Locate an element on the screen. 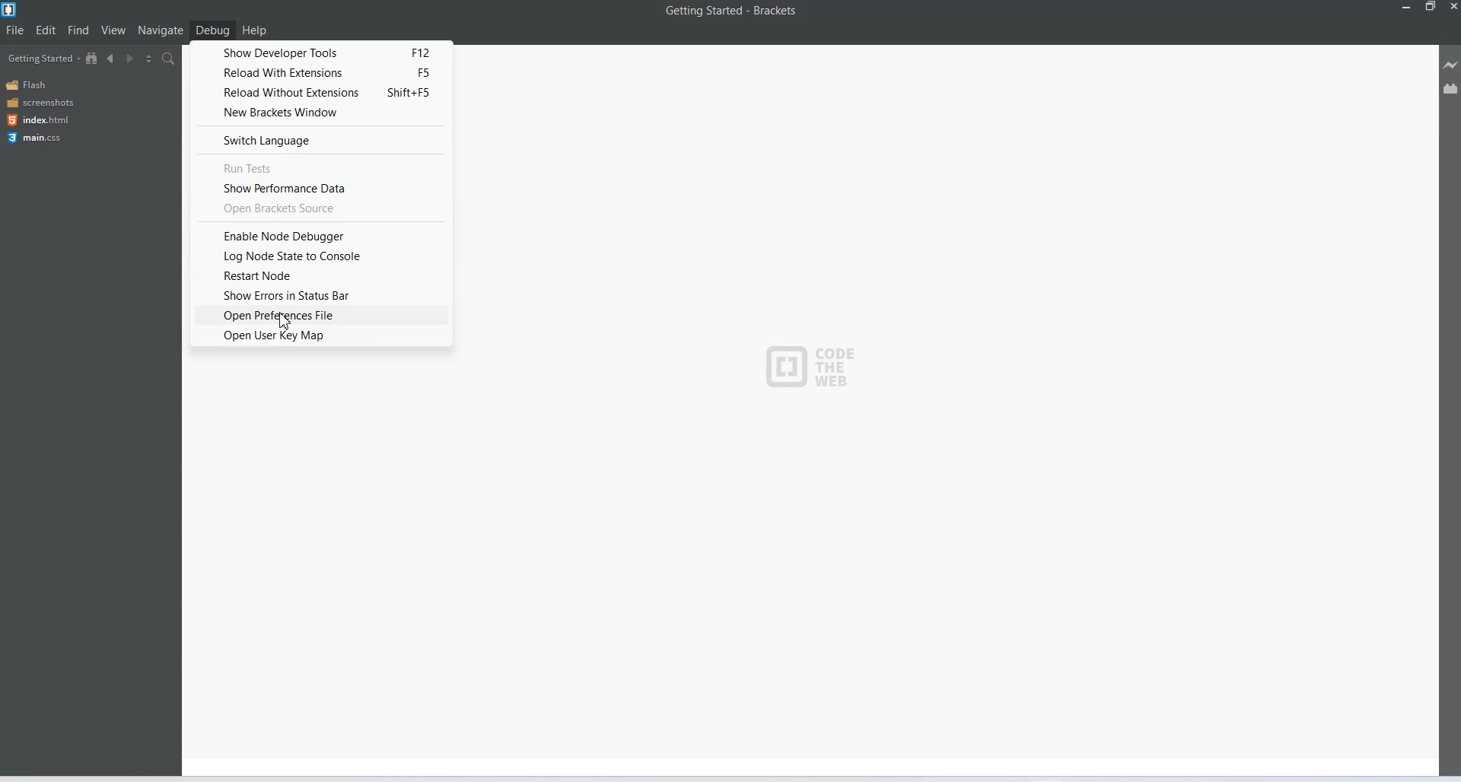  Split editor vertically and Horizontally is located at coordinates (148, 59).